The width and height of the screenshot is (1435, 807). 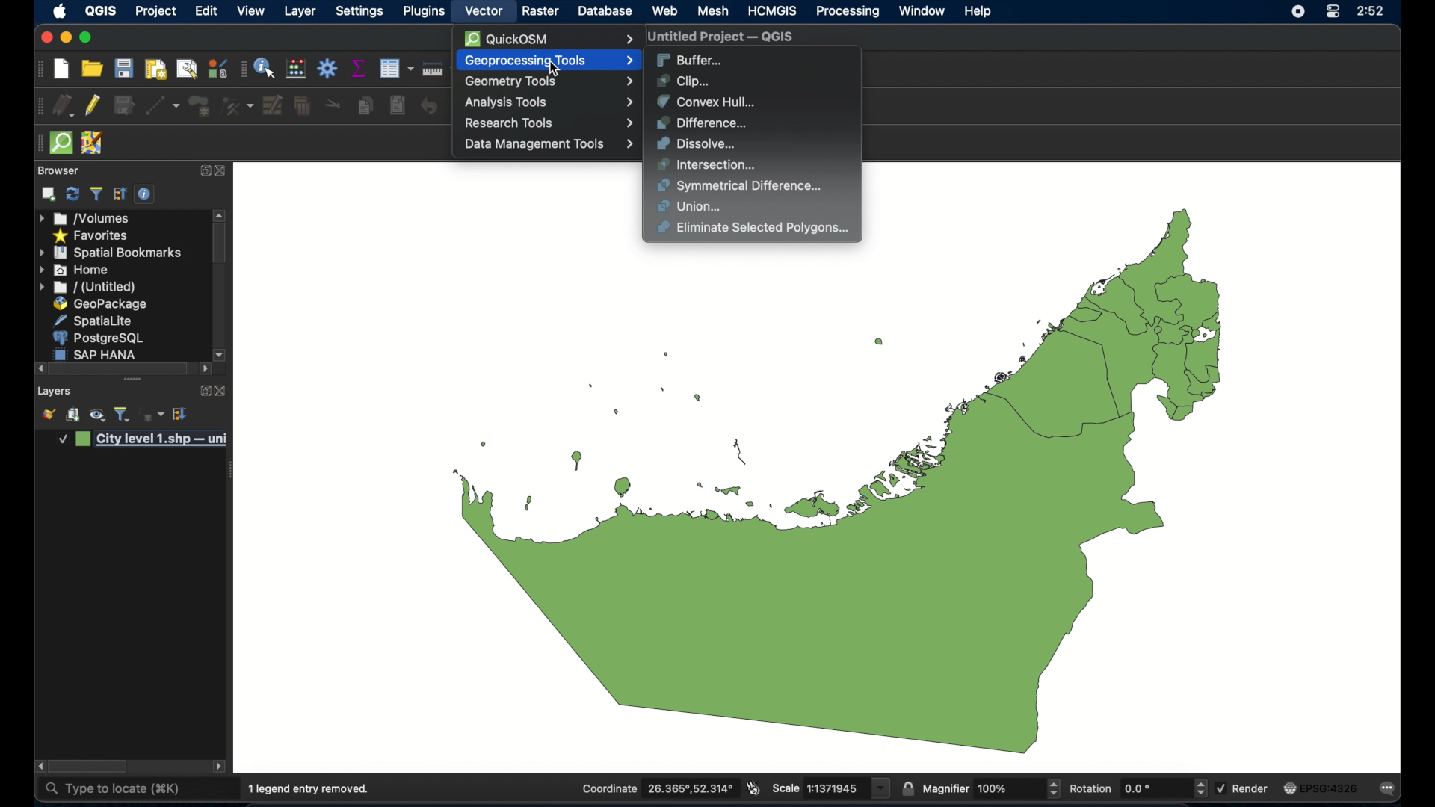 What do you see at coordinates (428, 106) in the screenshot?
I see `undo` at bounding box center [428, 106].